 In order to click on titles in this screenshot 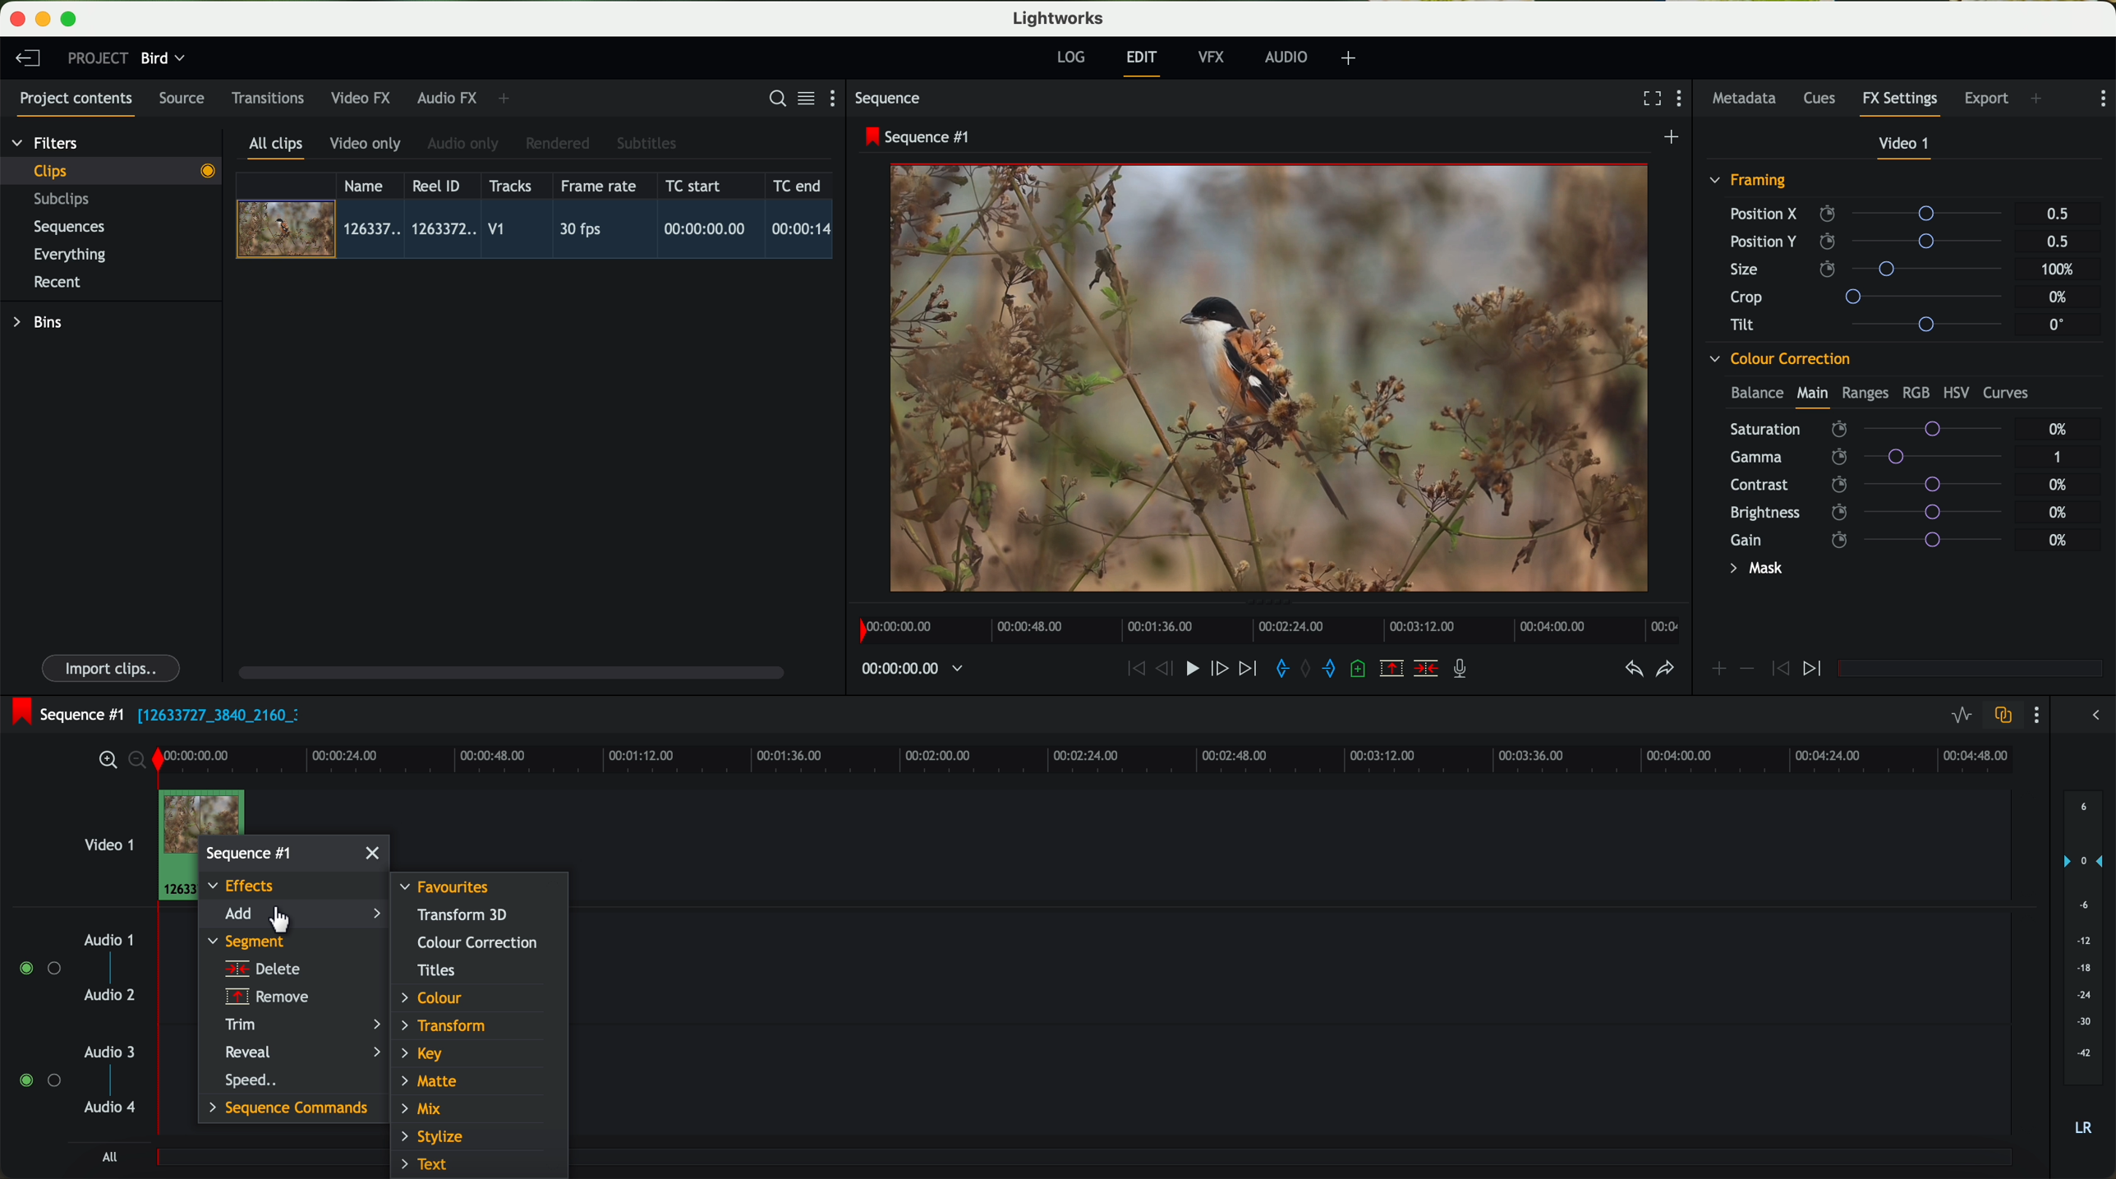, I will do `click(434, 969)`.